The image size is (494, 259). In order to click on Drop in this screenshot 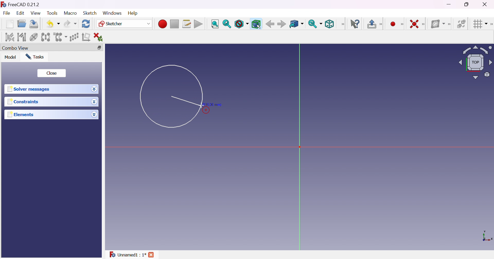, I will do `click(95, 102)`.